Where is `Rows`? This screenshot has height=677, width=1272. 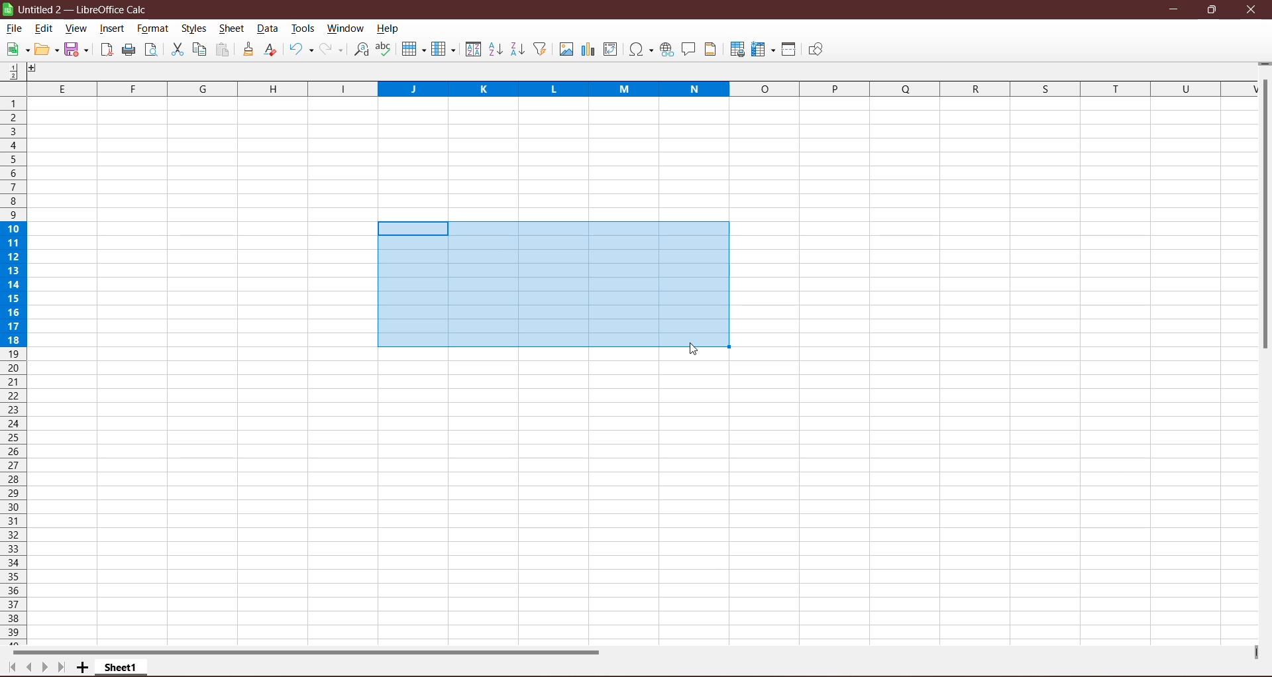 Rows is located at coordinates (12, 371).